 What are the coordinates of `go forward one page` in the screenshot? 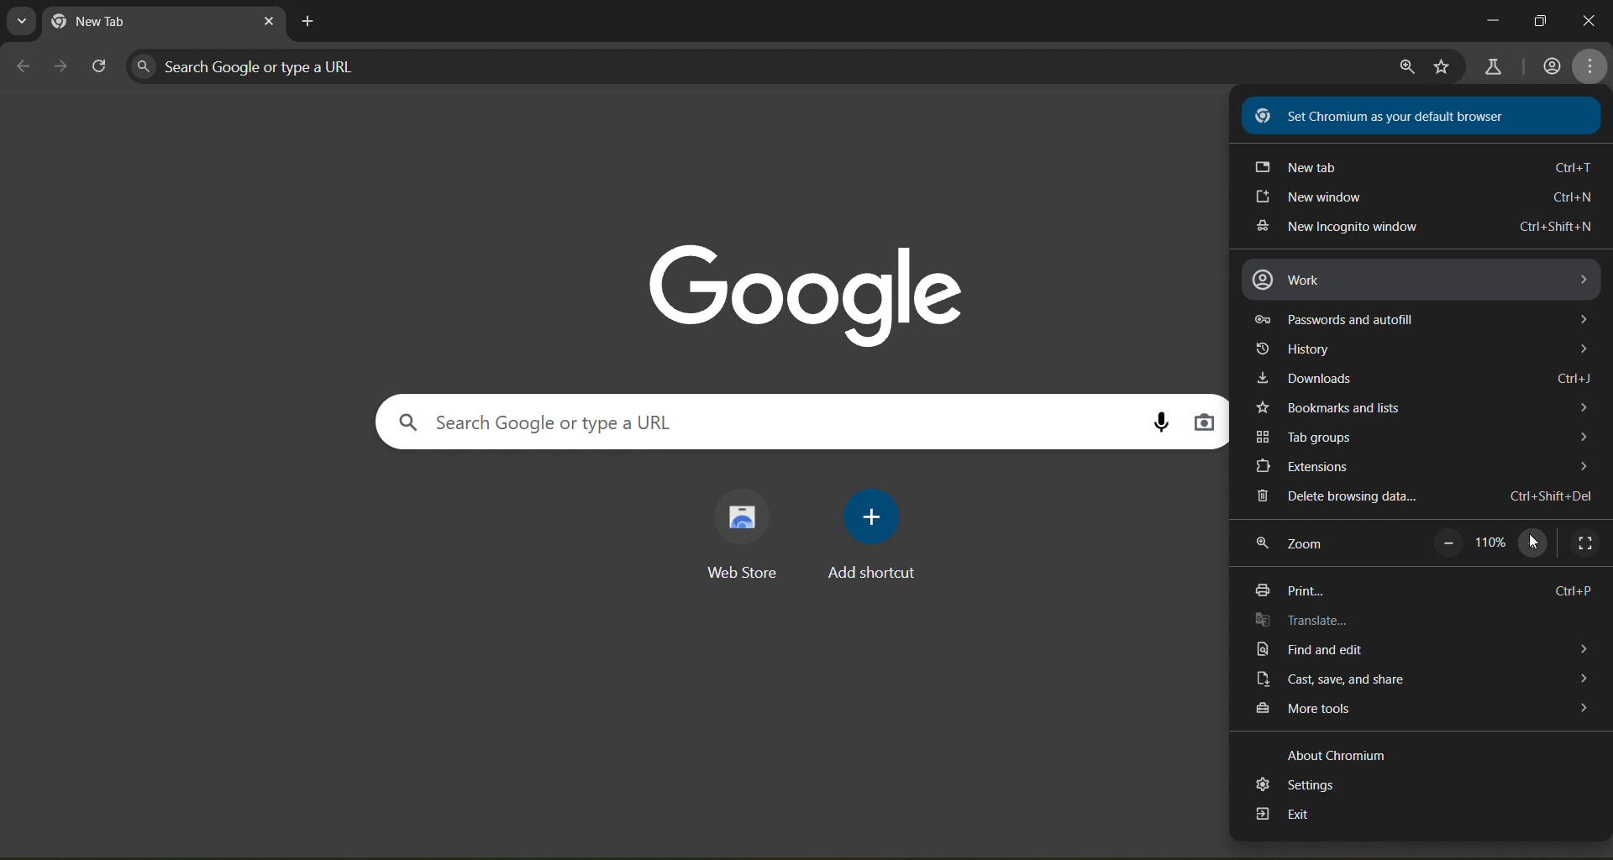 It's located at (61, 67).